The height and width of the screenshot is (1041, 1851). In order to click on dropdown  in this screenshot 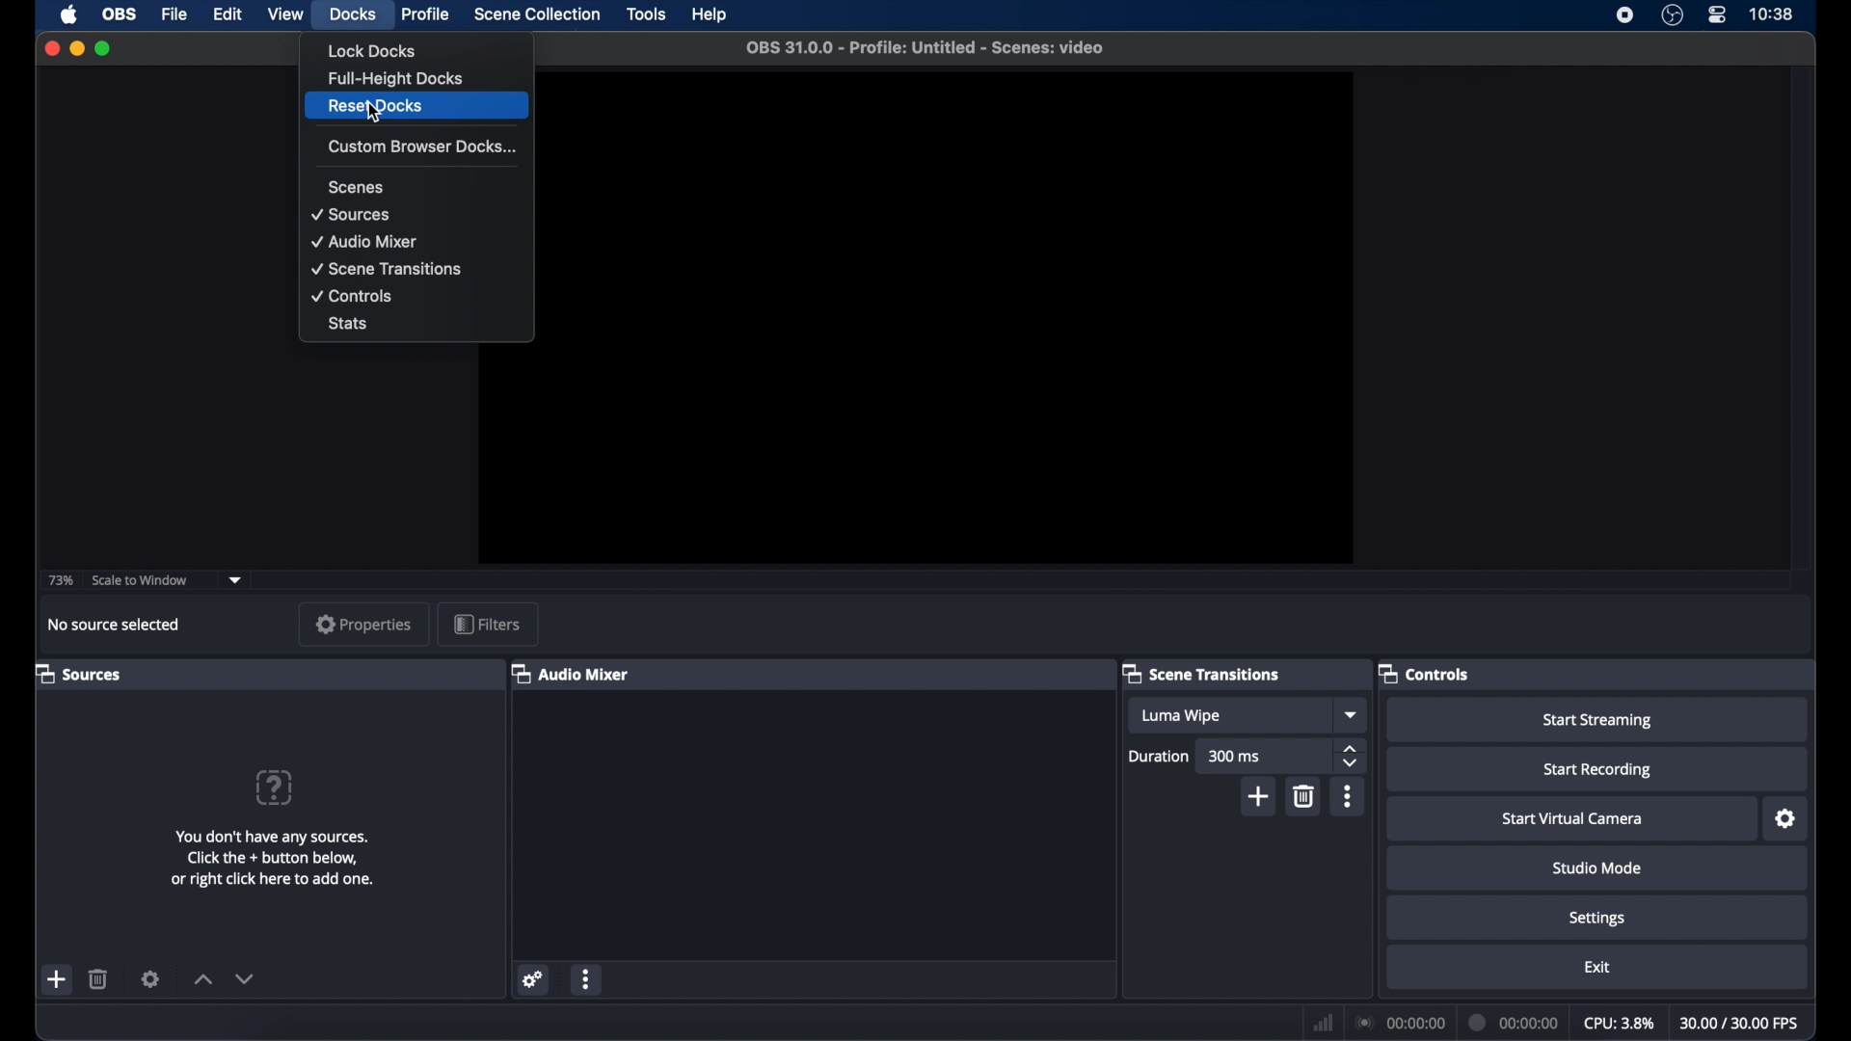, I will do `click(237, 578)`.